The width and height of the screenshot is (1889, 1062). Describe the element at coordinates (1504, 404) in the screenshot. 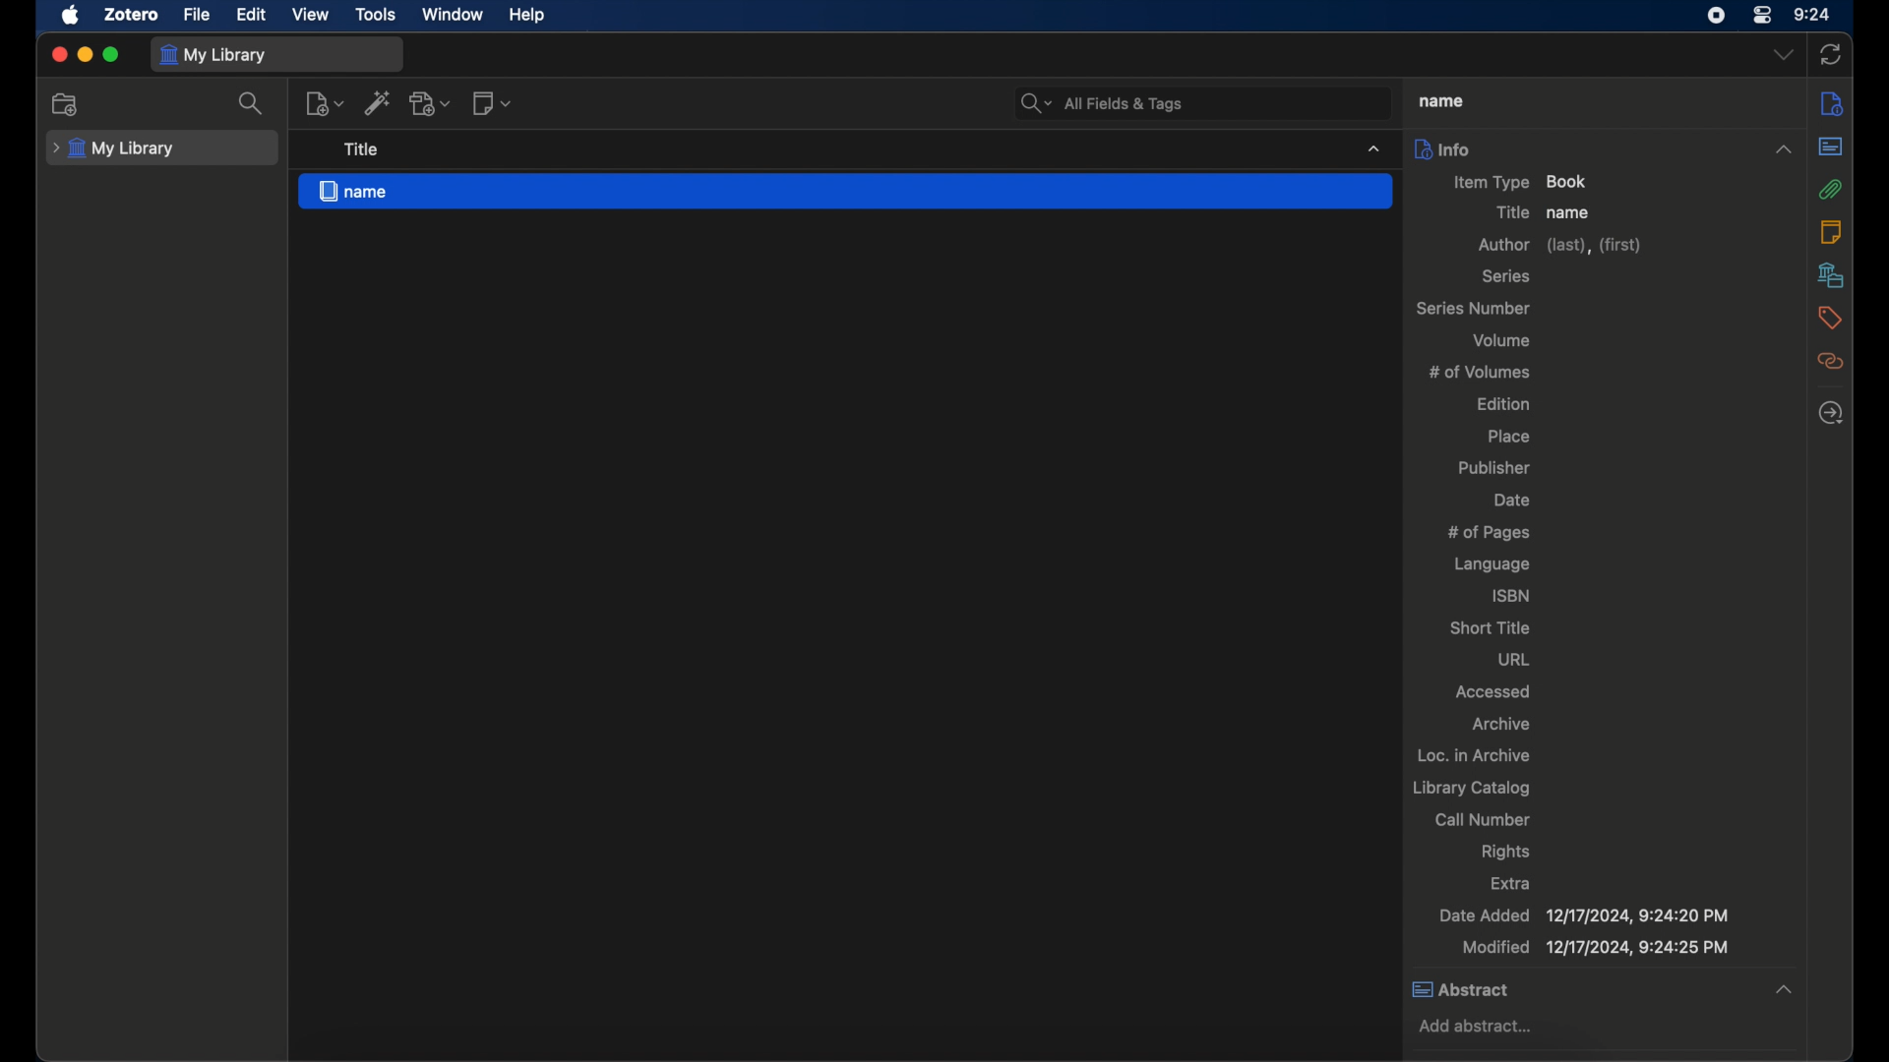

I see `edition` at that location.